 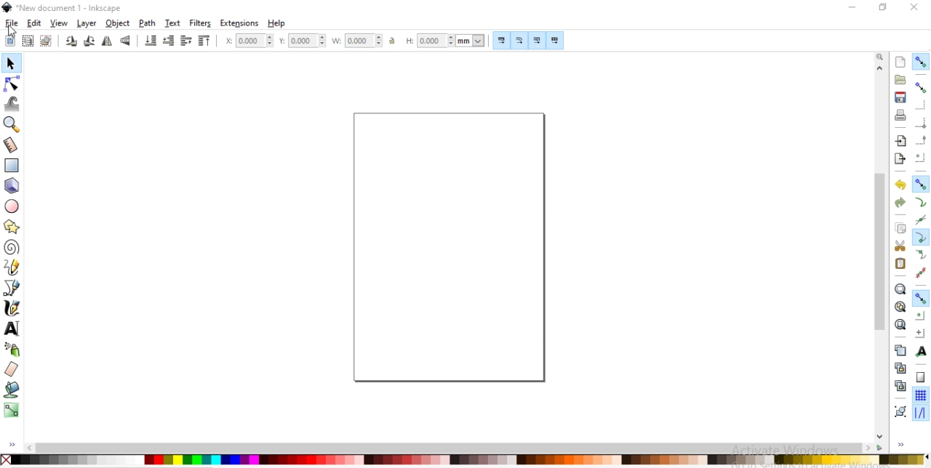 What do you see at coordinates (109, 41) in the screenshot?
I see `flip horizontally` at bounding box center [109, 41].